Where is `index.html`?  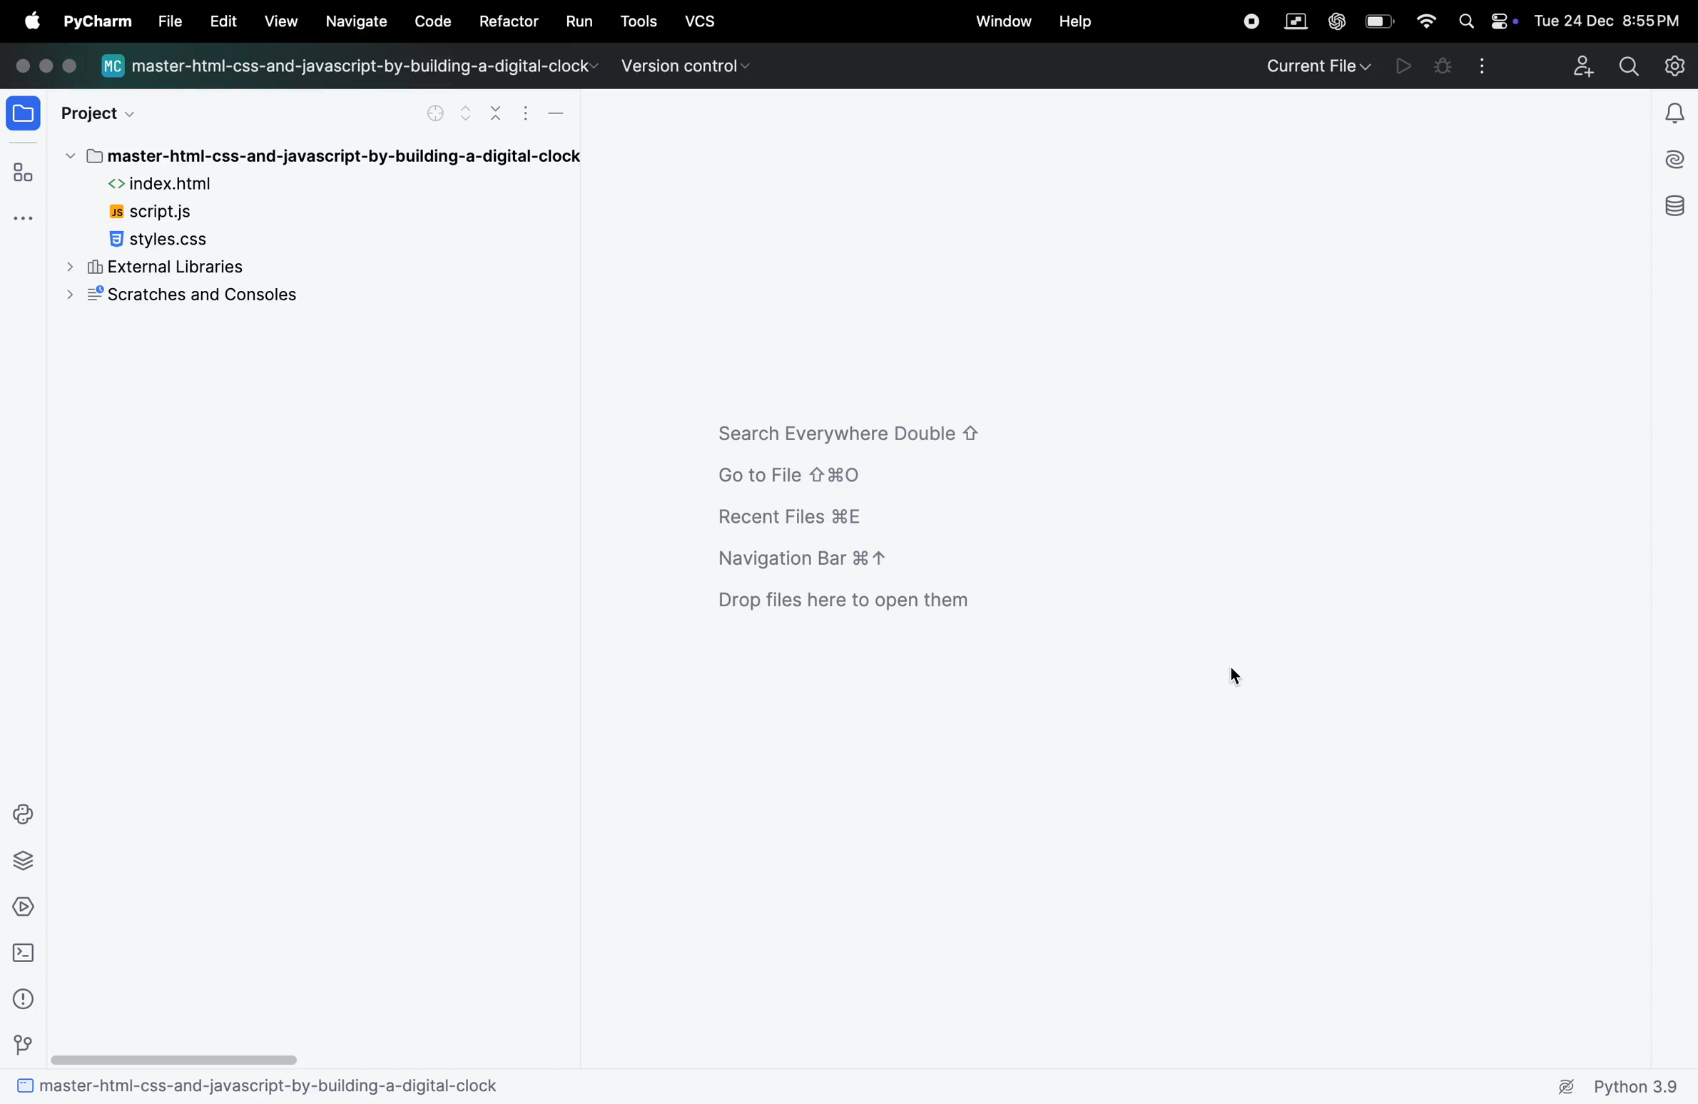
index.html is located at coordinates (187, 185).